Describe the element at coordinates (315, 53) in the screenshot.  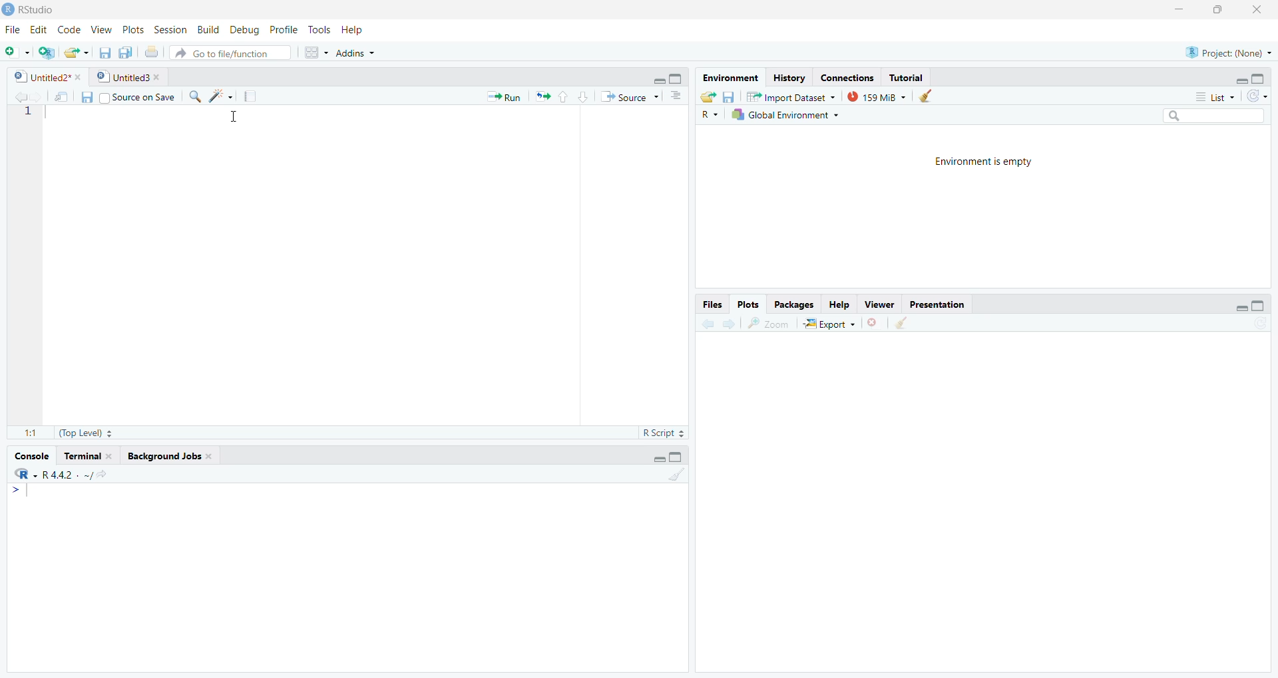
I see `Workspace panes` at that location.